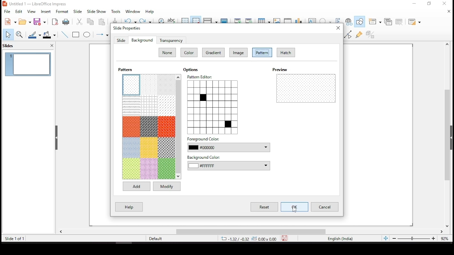  What do you see at coordinates (76, 34) in the screenshot?
I see `rectangle` at bounding box center [76, 34].